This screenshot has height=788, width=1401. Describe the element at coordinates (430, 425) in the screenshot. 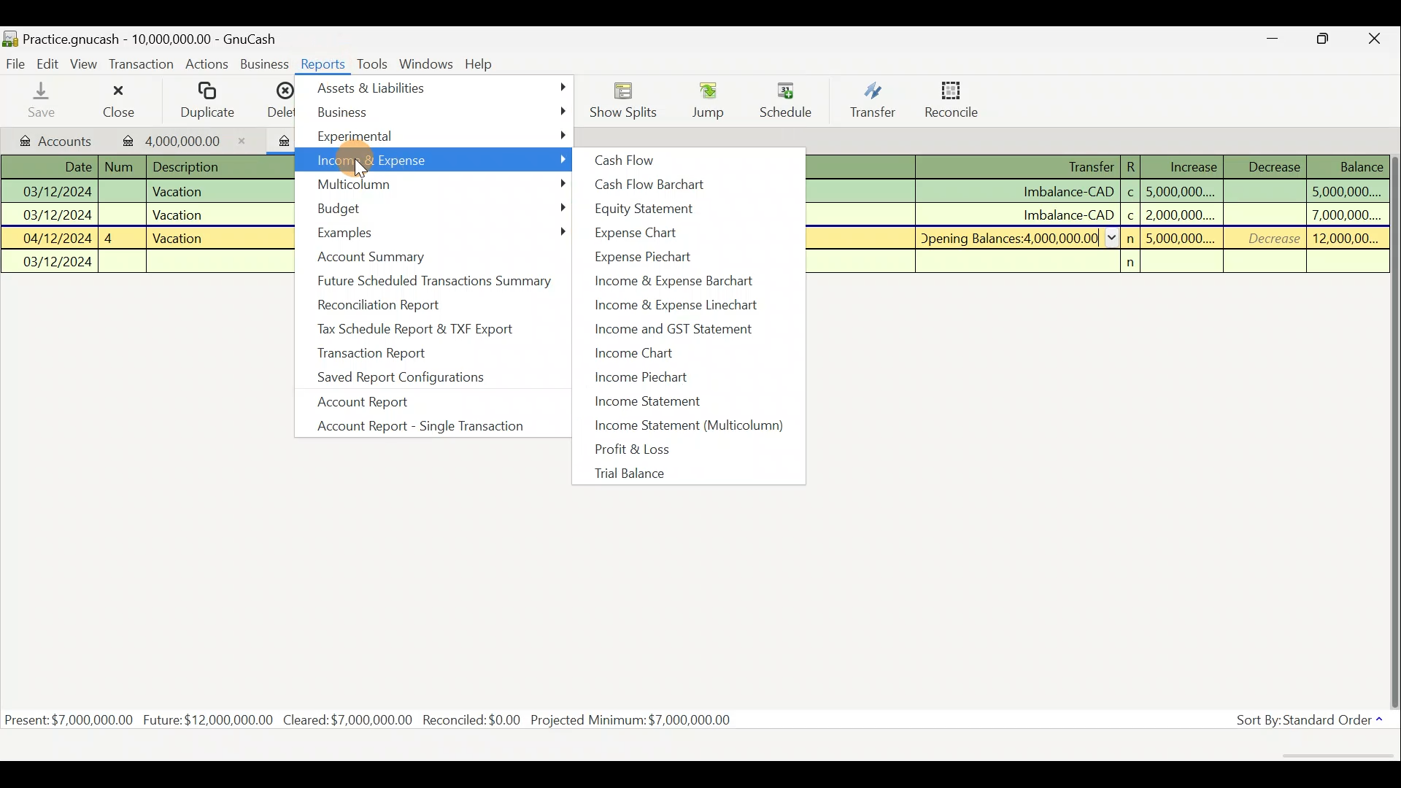

I see `Account report - single transaction` at that location.